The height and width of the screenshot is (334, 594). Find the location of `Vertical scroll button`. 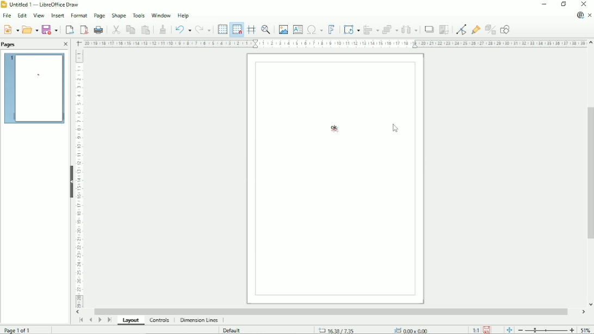

Vertical scroll button is located at coordinates (590, 305).